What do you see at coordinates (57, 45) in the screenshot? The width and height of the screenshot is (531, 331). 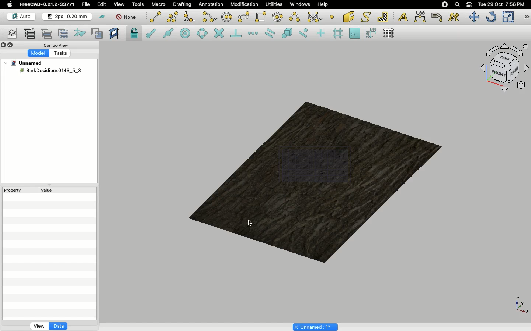 I see `Combo view` at bounding box center [57, 45].